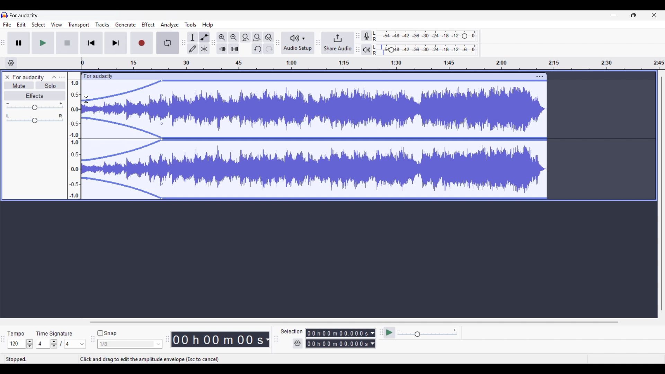 The height and width of the screenshot is (374, 665). Describe the element at coordinates (7, 25) in the screenshot. I see `File` at that location.